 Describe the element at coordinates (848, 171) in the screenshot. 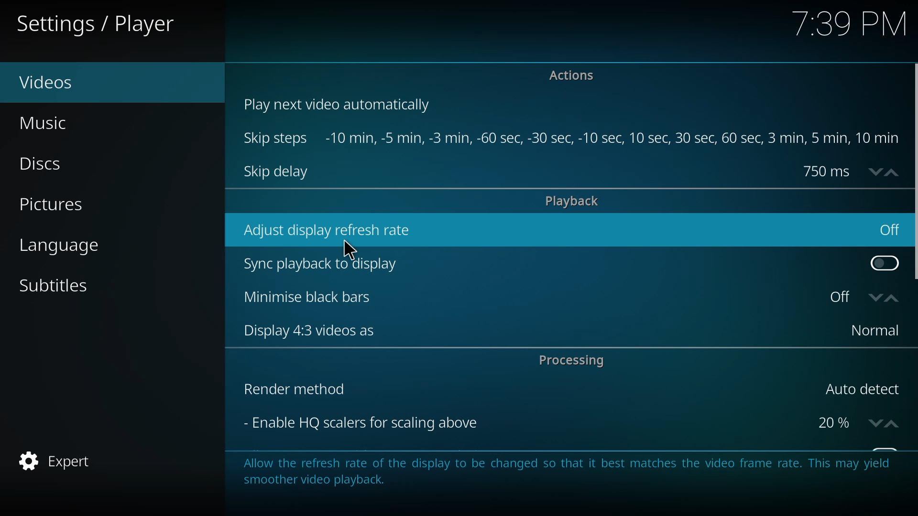

I see `delay select` at that location.